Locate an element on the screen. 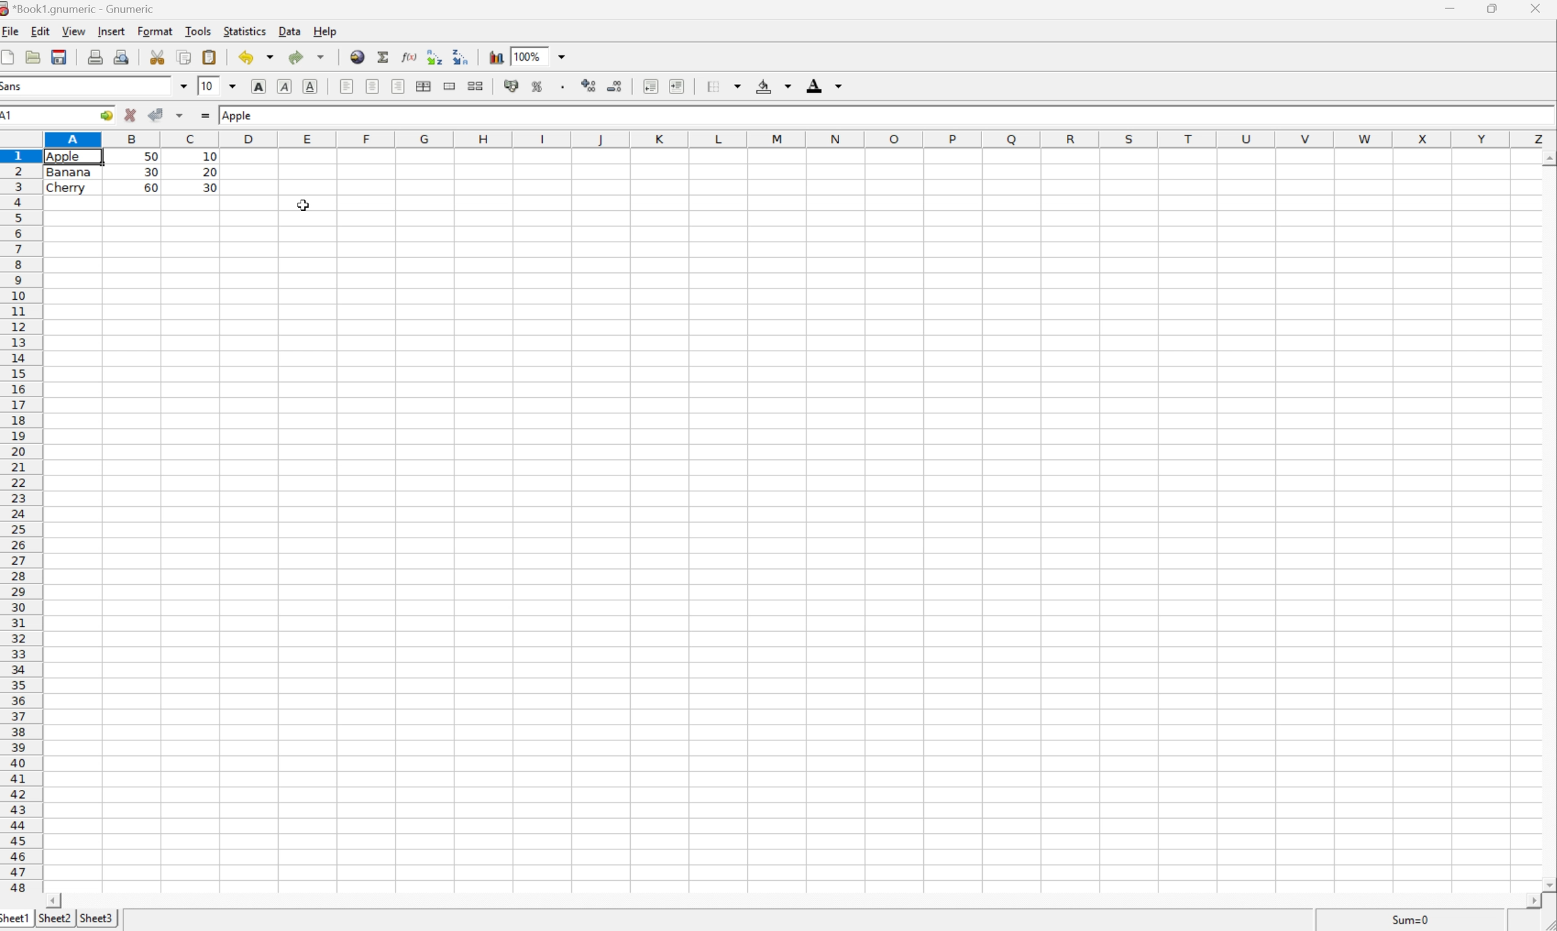 The image size is (1557, 931). cut is located at coordinates (157, 56).